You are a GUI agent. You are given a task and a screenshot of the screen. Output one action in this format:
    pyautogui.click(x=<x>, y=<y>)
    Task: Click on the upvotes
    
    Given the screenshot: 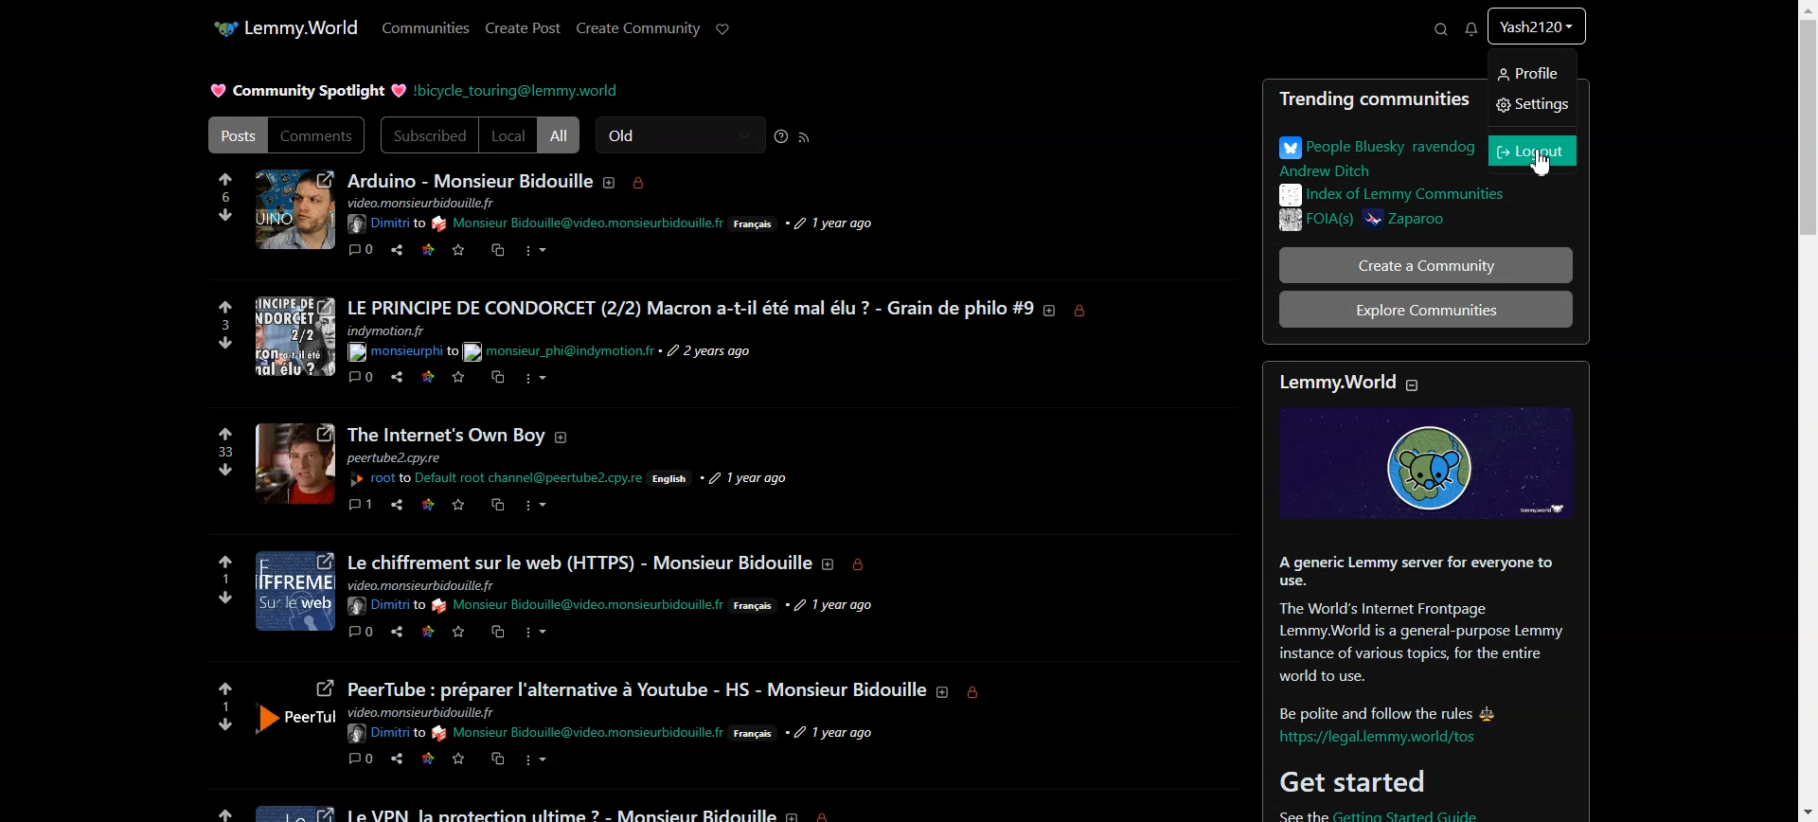 What is the action you would take?
    pyautogui.click(x=214, y=807)
    